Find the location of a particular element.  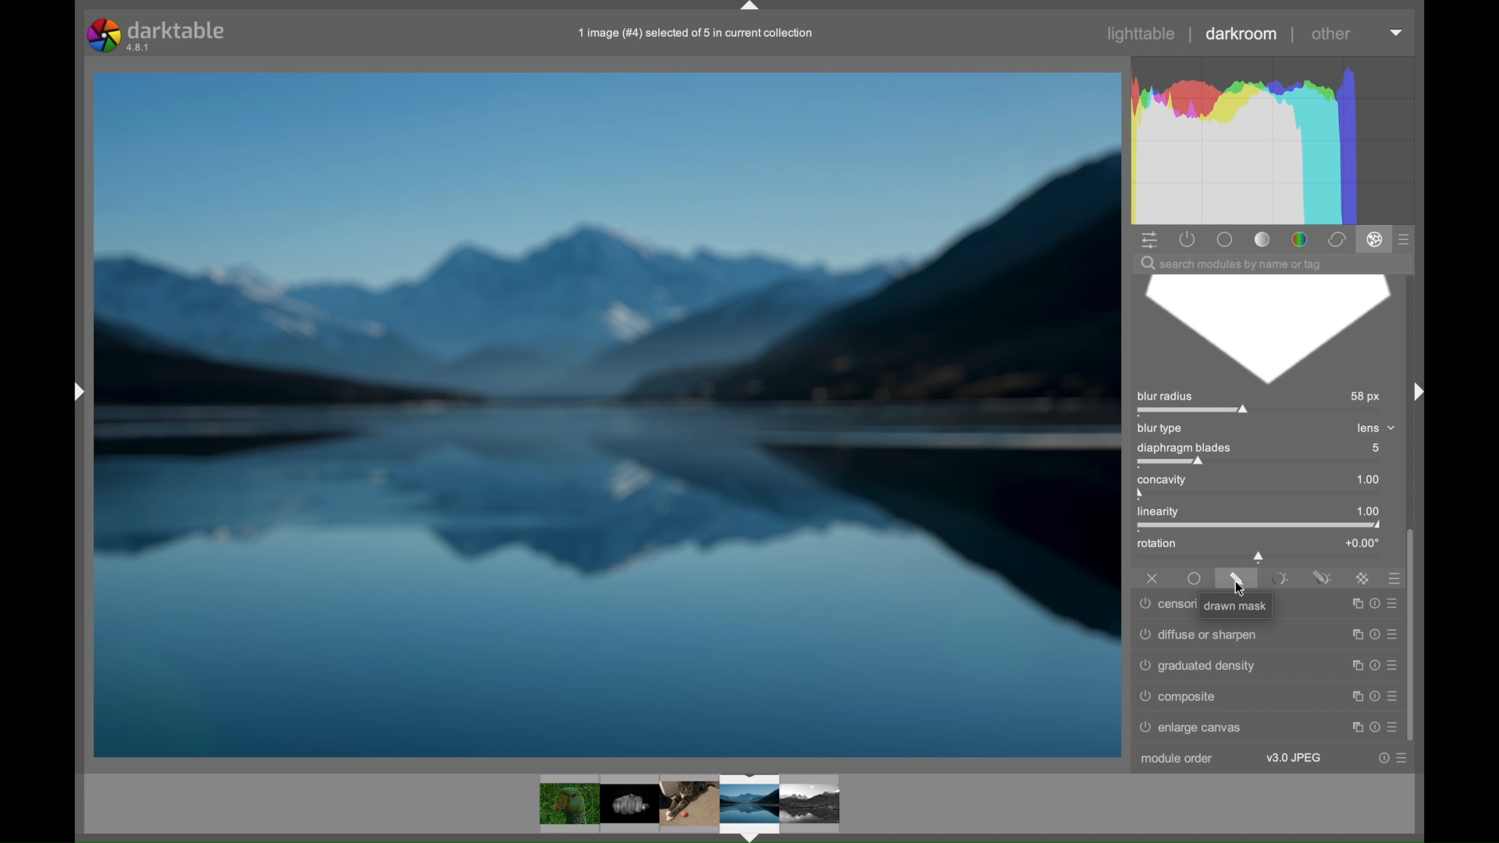

maximize is located at coordinates (1355, 602).